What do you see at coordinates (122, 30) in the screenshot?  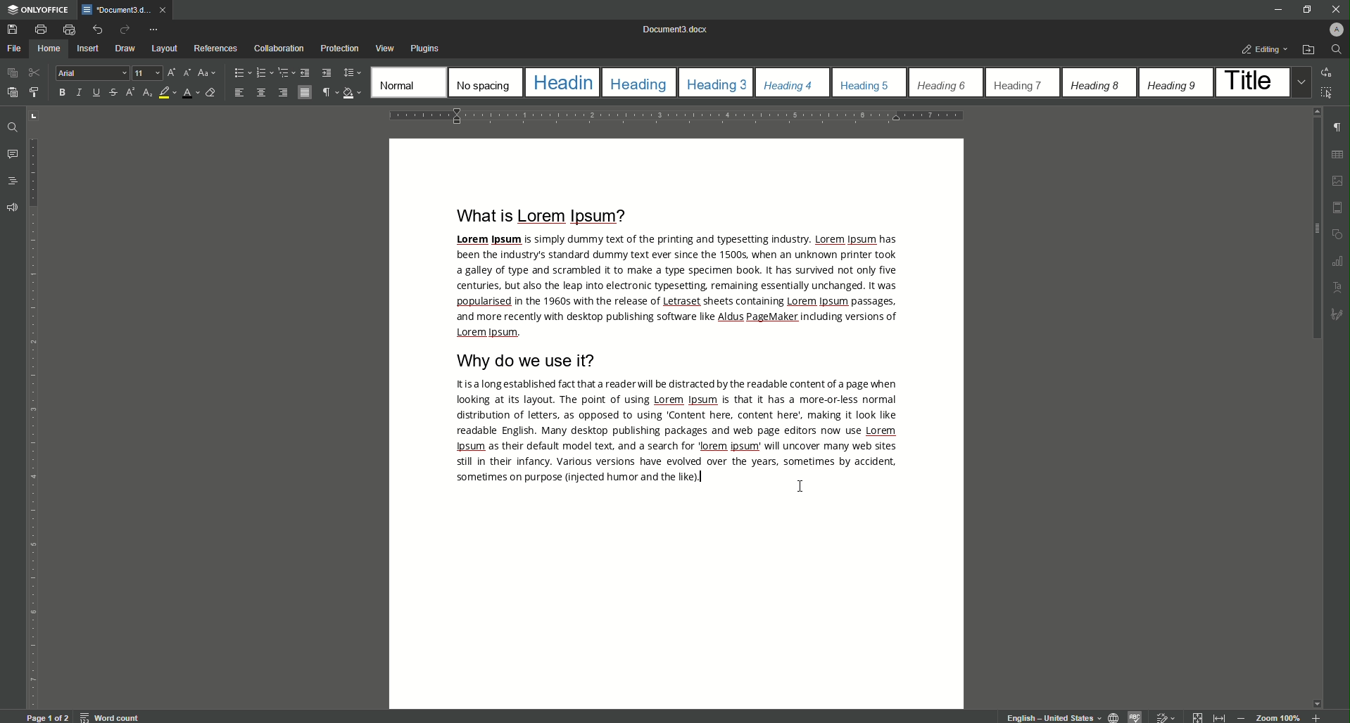 I see `Redo` at bounding box center [122, 30].